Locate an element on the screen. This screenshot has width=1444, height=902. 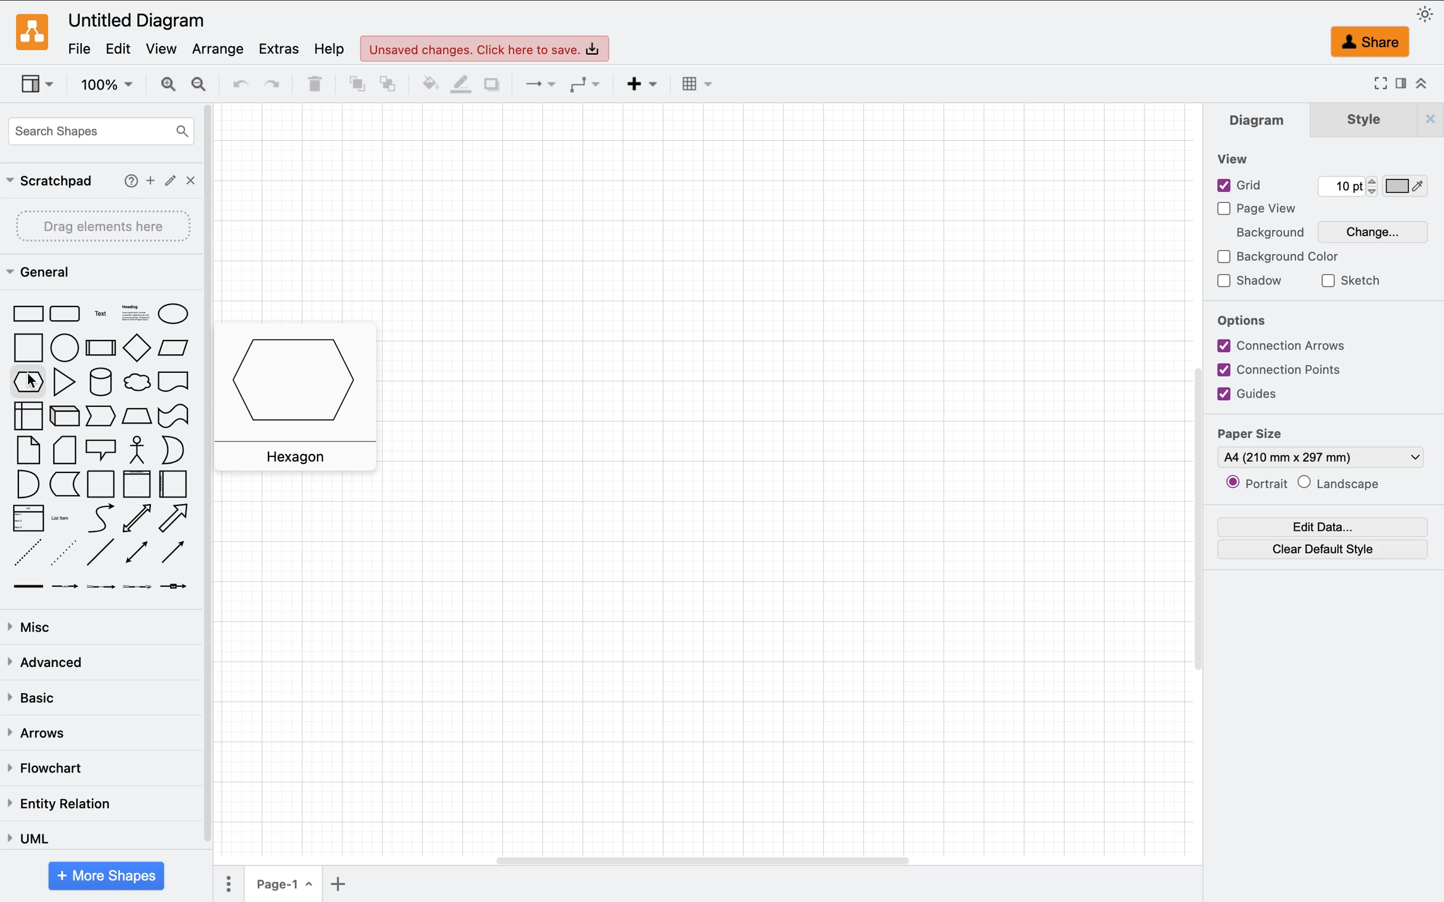
diagram is located at coordinates (1258, 119).